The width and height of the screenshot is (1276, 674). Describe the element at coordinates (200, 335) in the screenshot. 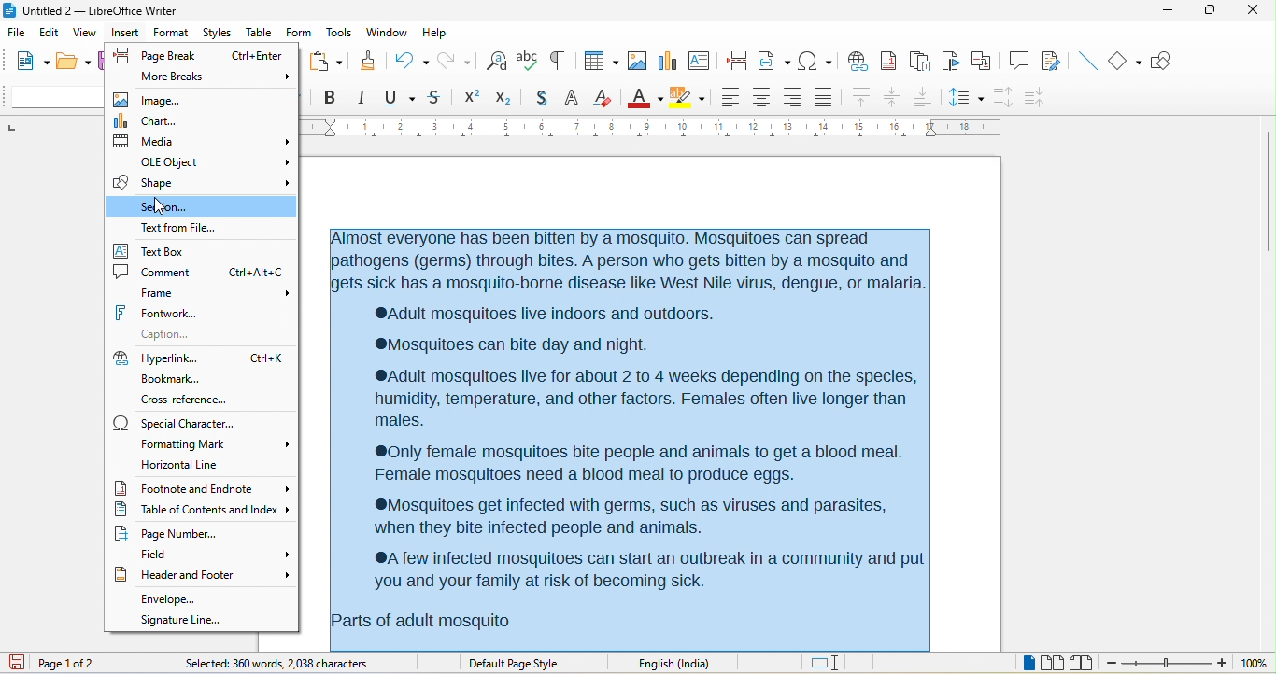

I see `caption` at that location.